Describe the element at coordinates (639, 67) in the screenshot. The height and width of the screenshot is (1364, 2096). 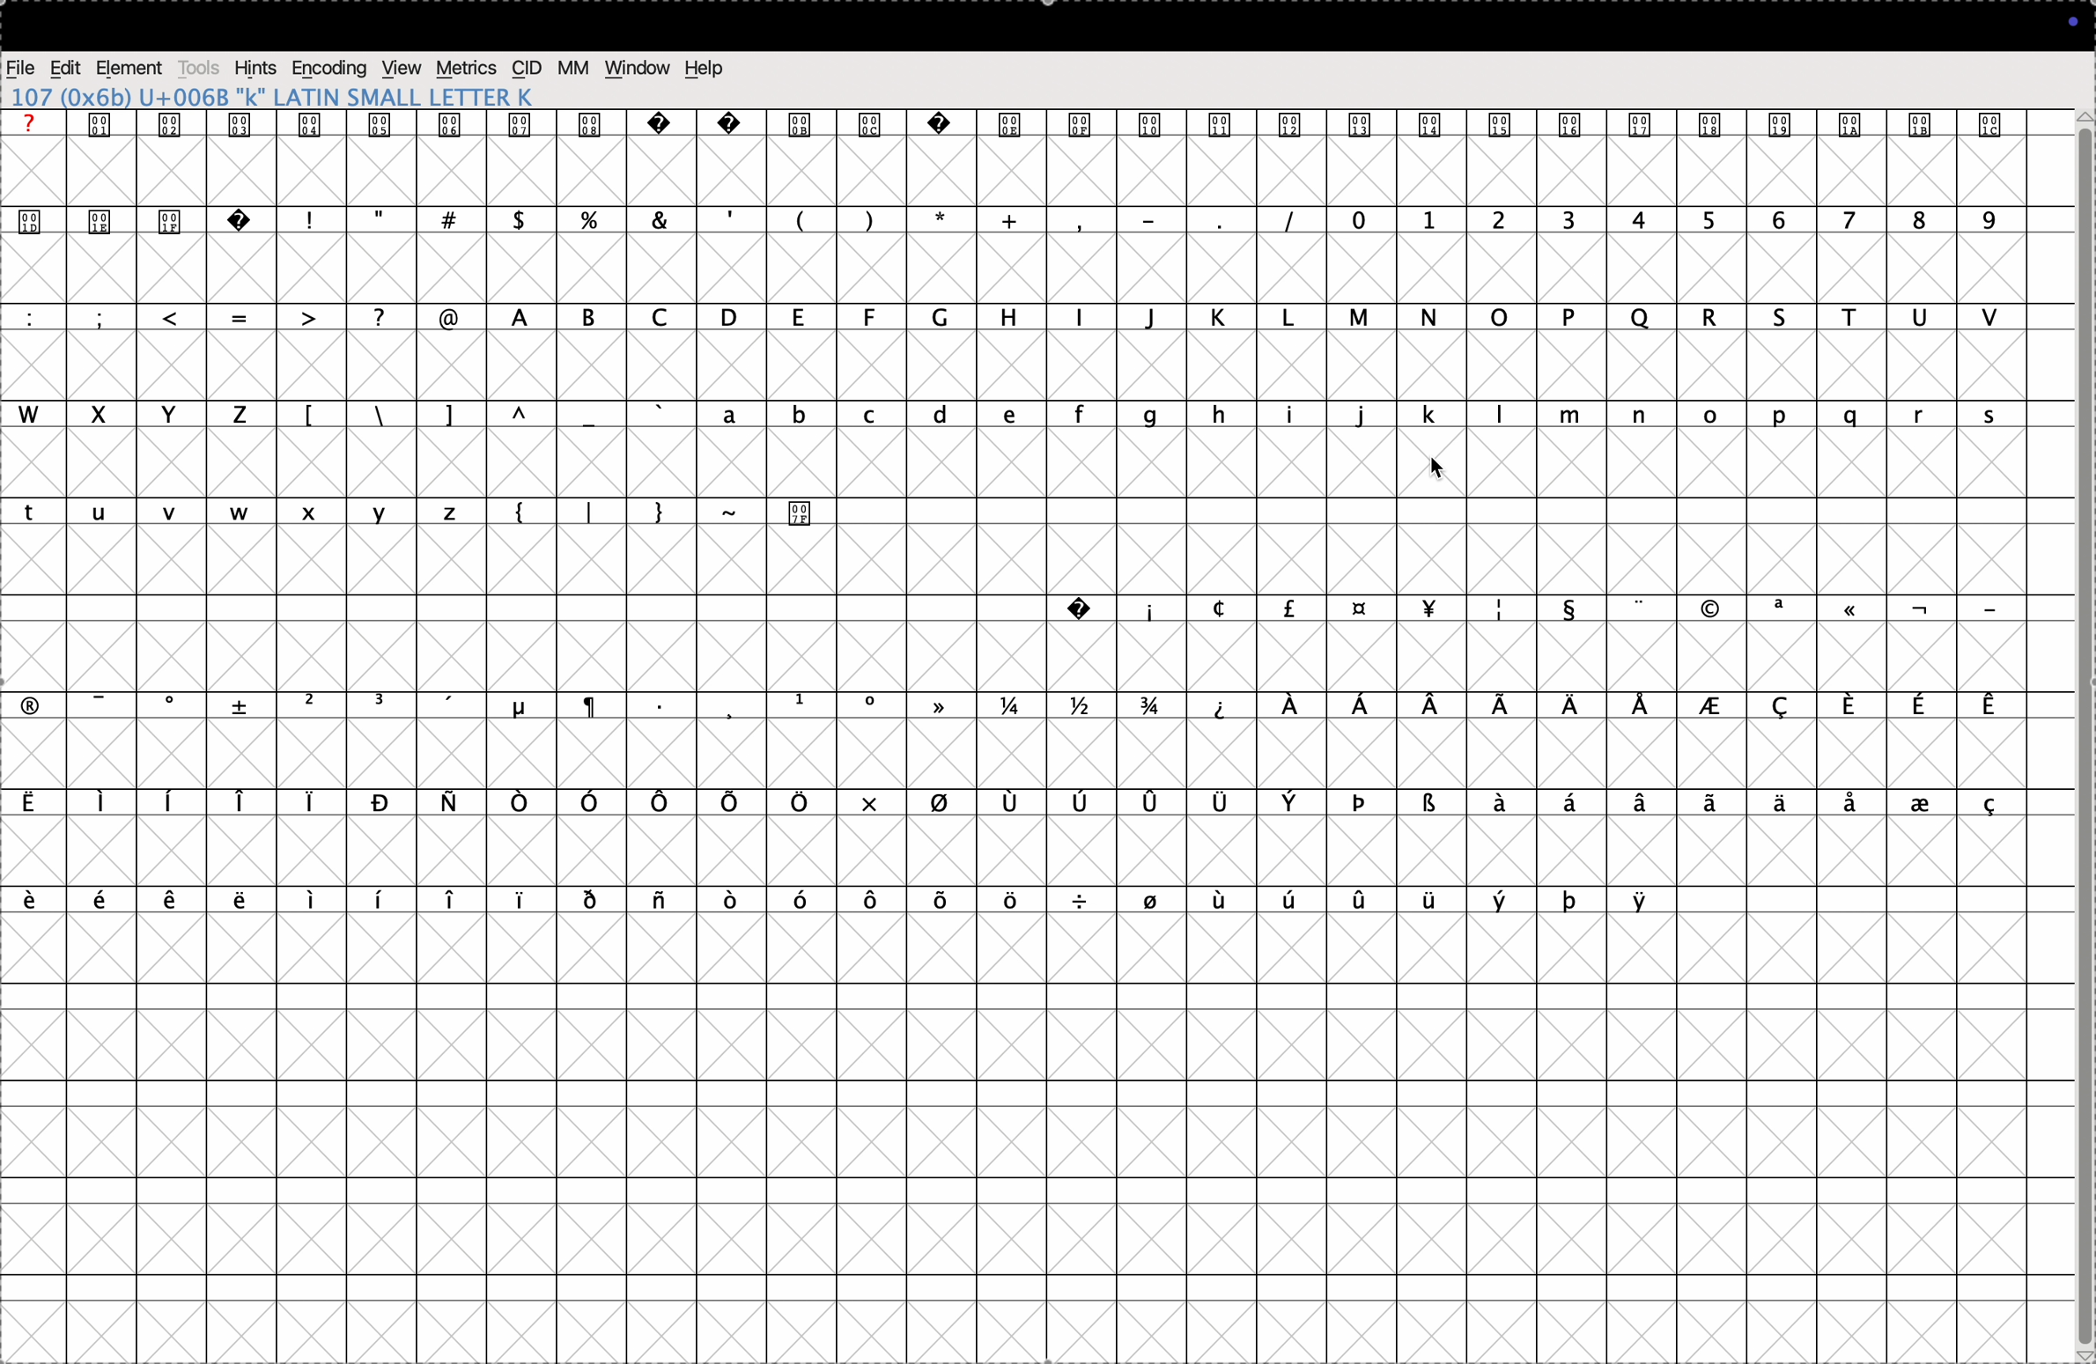
I see `window` at that location.